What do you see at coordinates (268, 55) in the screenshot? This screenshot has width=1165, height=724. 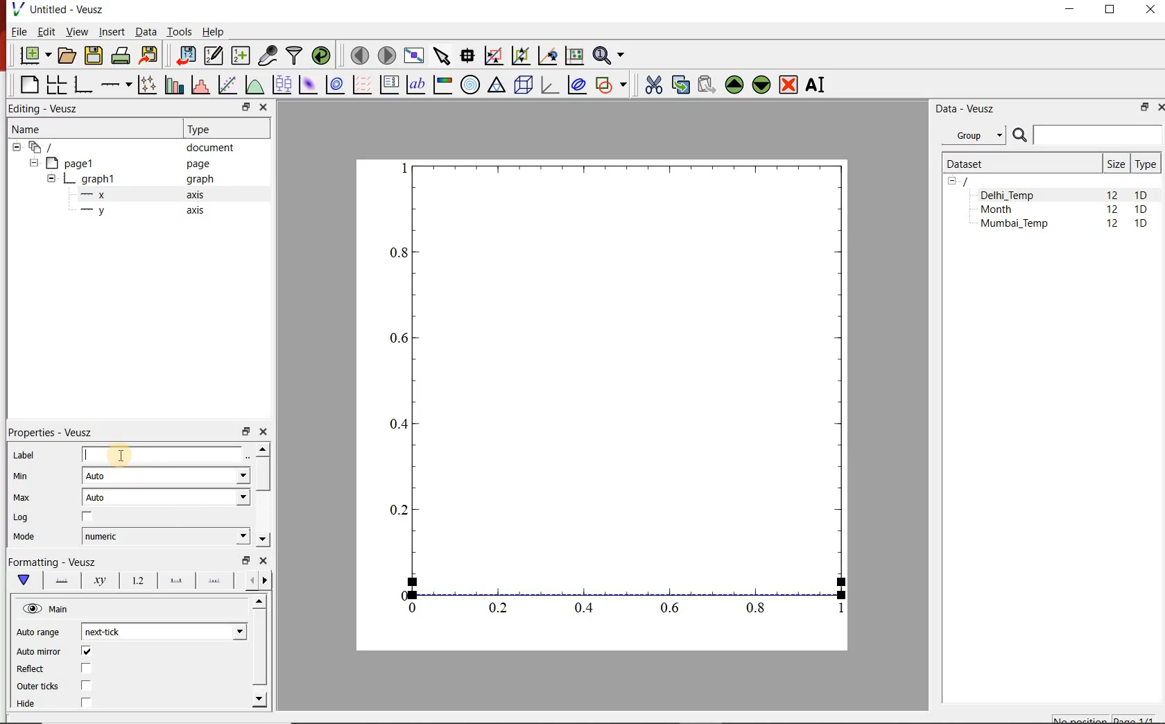 I see `capture remote data` at bounding box center [268, 55].